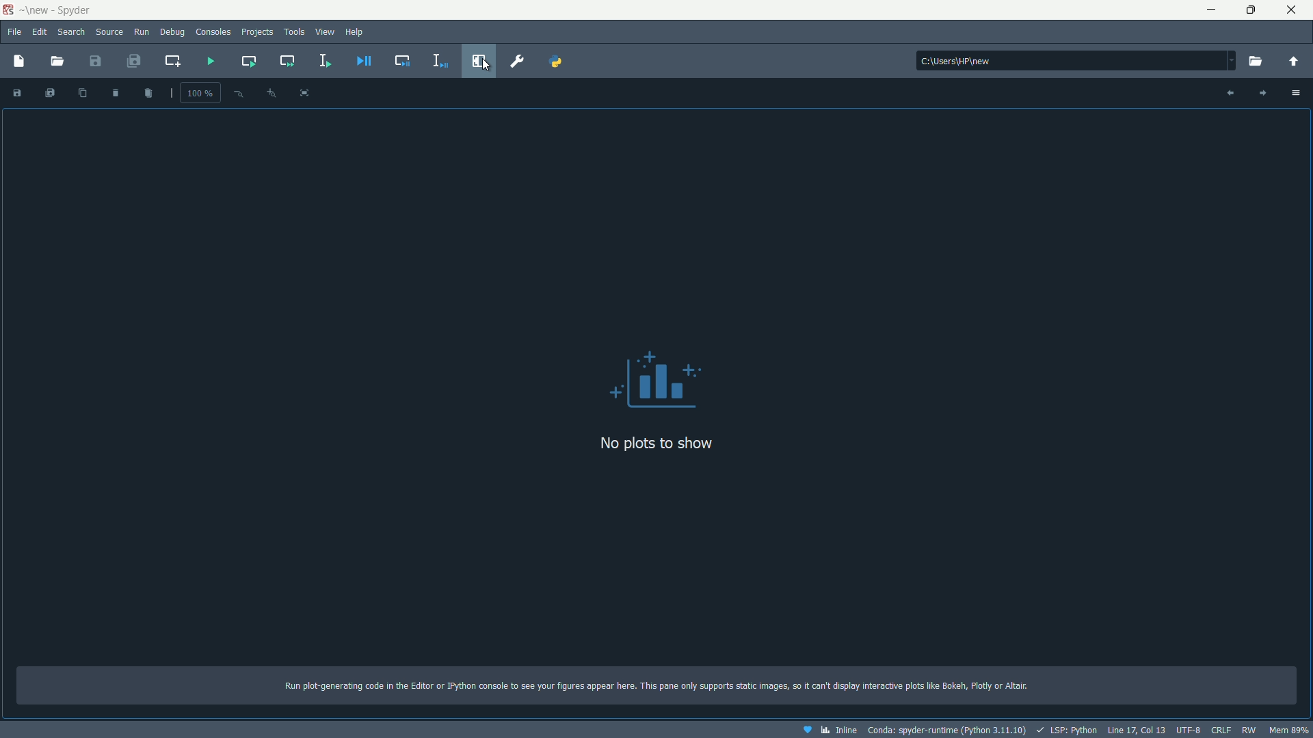  What do you see at coordinates (1265, 92) in the screenshot?
I see `next plot` at bounding box center [1265, 92].